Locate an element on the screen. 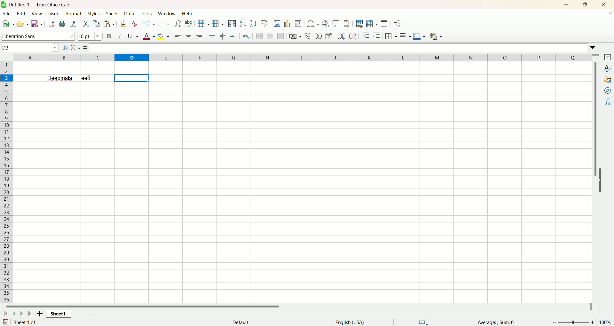  Window is located at coordinates (167, 13).